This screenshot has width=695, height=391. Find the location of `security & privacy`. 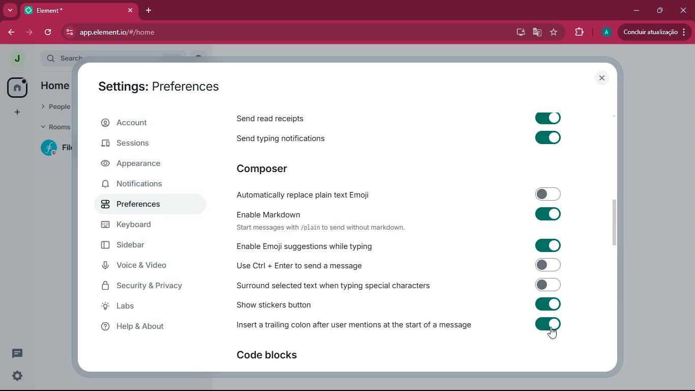

security & privacy is located at coordinates (146, 286).